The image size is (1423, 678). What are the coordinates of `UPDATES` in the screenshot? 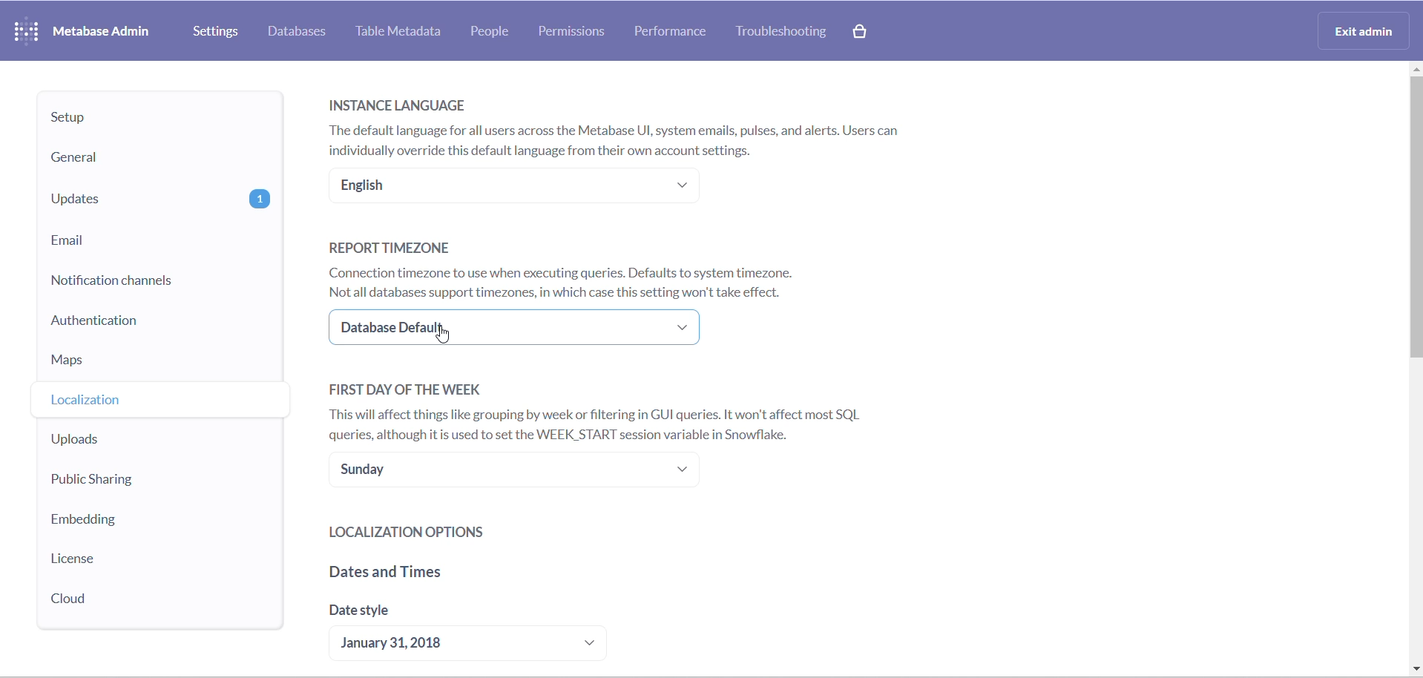 It's located at (160, 200).